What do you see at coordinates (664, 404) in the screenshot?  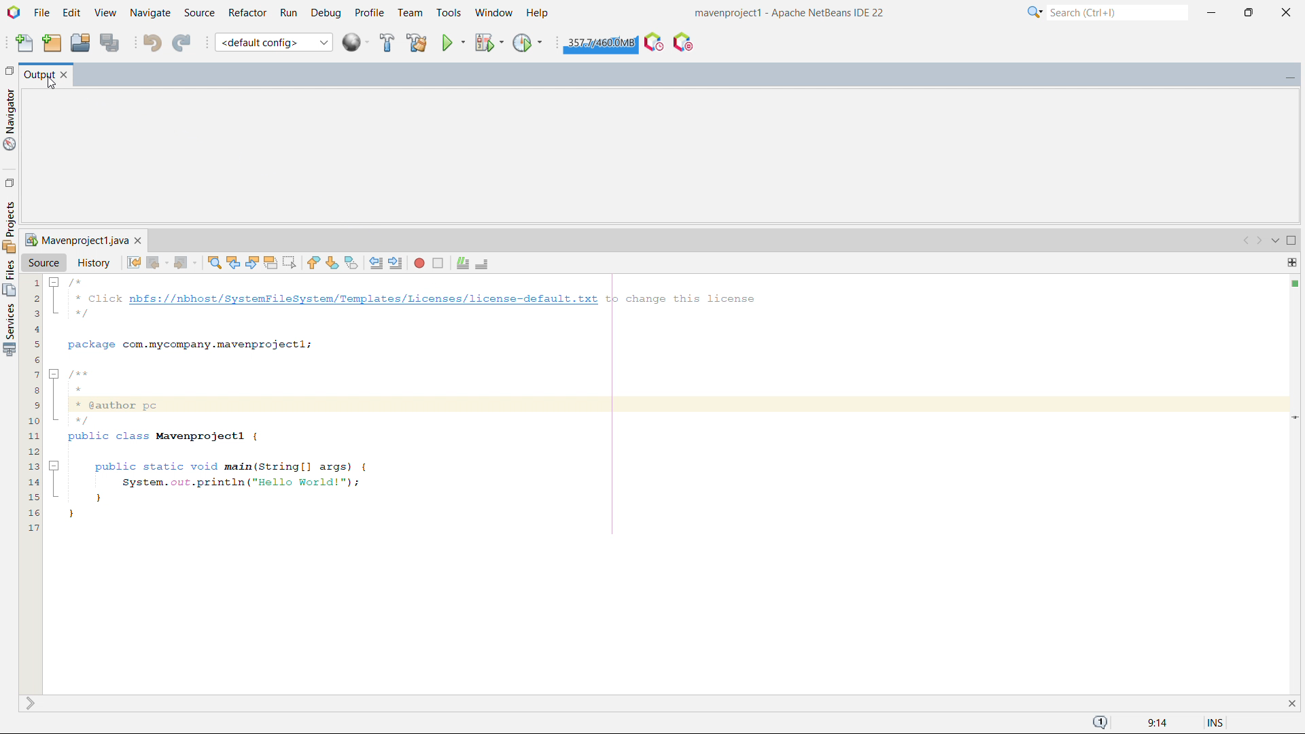 I see `A simple Java class that prints "Hello World" to the console.` at bounding box center [664, 404].